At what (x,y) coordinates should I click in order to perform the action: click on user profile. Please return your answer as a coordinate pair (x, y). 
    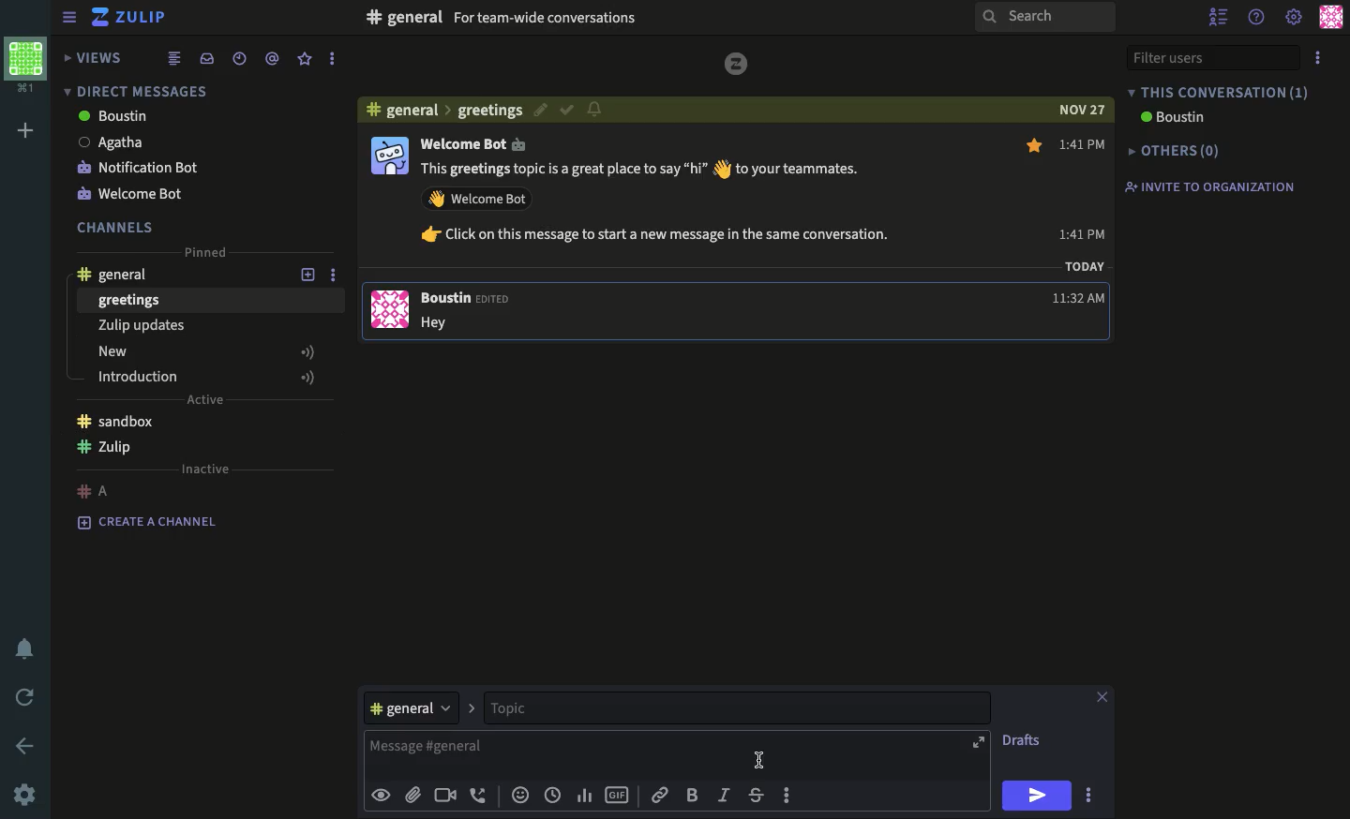
    Looking at the image, I should click on (389, 231).